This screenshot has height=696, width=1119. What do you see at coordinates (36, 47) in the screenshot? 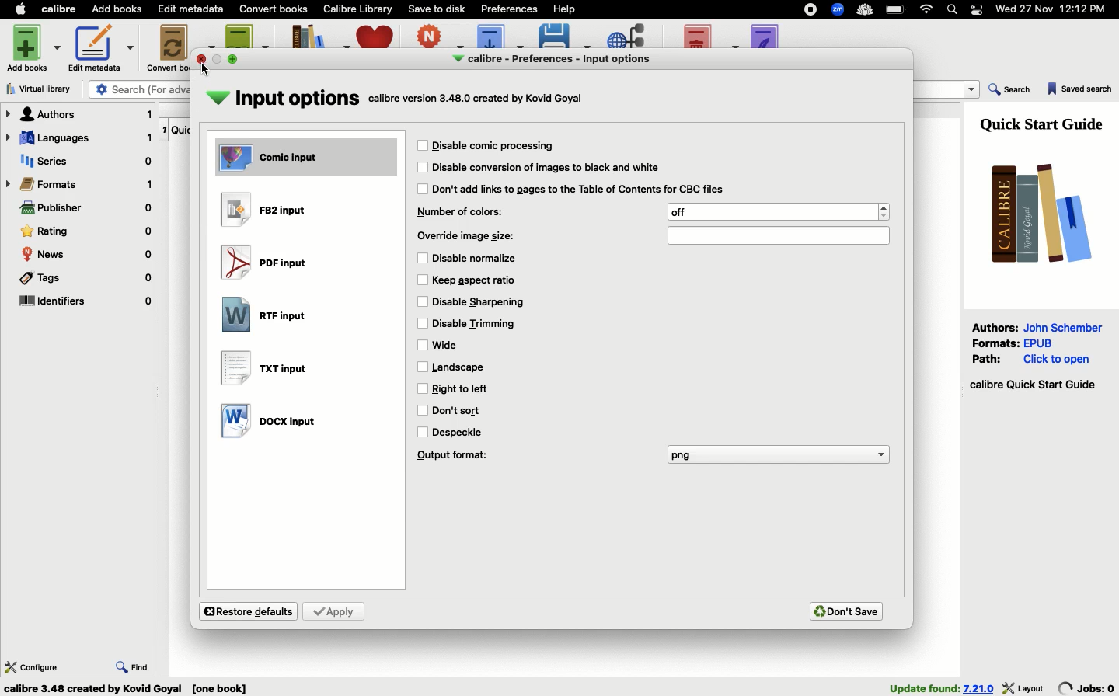
I see `Add books` at bounding box center [36, 47].